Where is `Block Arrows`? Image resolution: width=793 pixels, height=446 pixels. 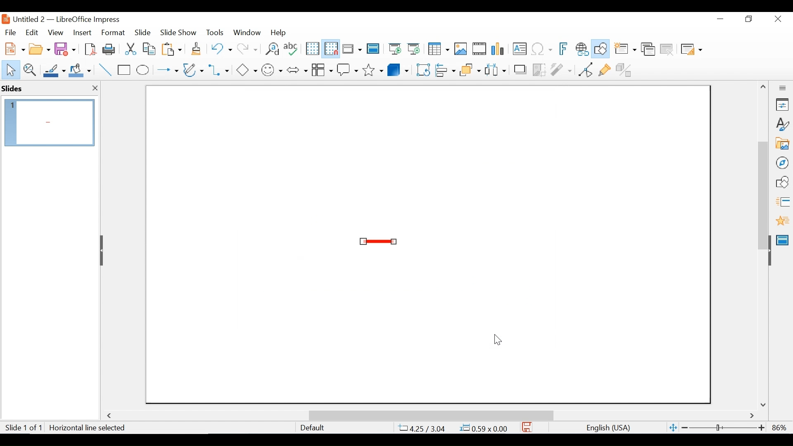 Block Arrows is located at coordinates (297, 69).